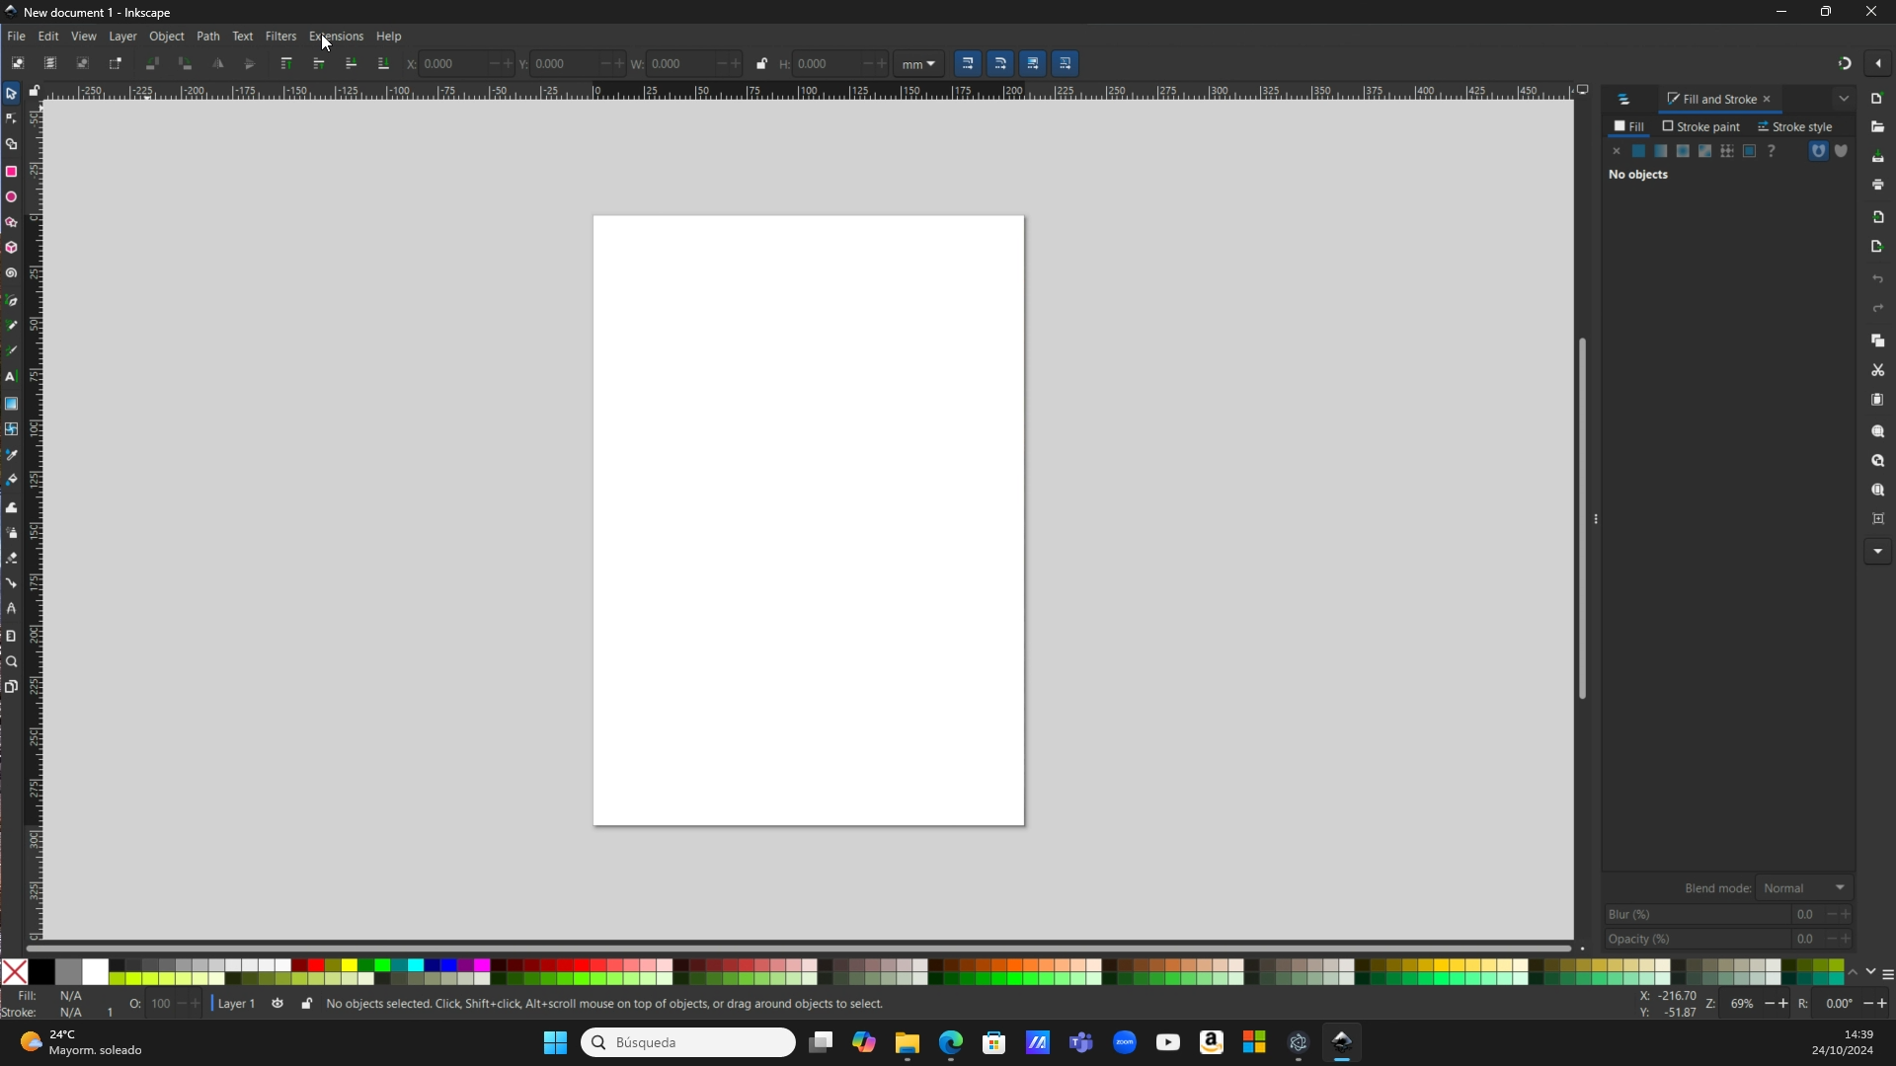 The image size is (1896, 1066). I want to click on Objects, so click(1696, 169).